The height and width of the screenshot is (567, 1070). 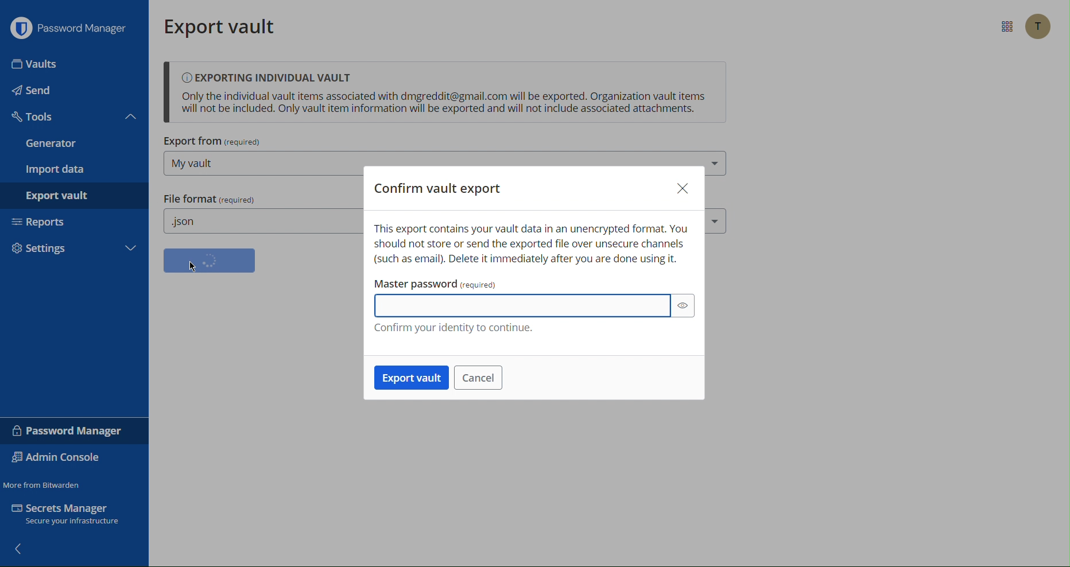 What do you see at coordinates (524, 306) in the screenshot?
I see `Enter password.` at bounding box center [524, 306].